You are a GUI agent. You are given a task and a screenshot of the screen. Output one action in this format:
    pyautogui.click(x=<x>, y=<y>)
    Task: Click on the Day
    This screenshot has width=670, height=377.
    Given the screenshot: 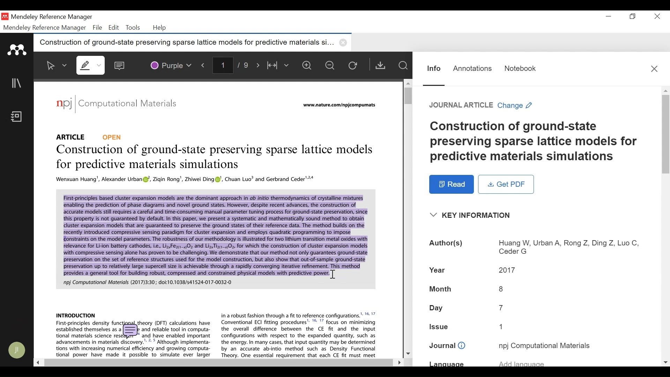 What is the action you would take?
    pyautogui.click(x=437, y=308)
    